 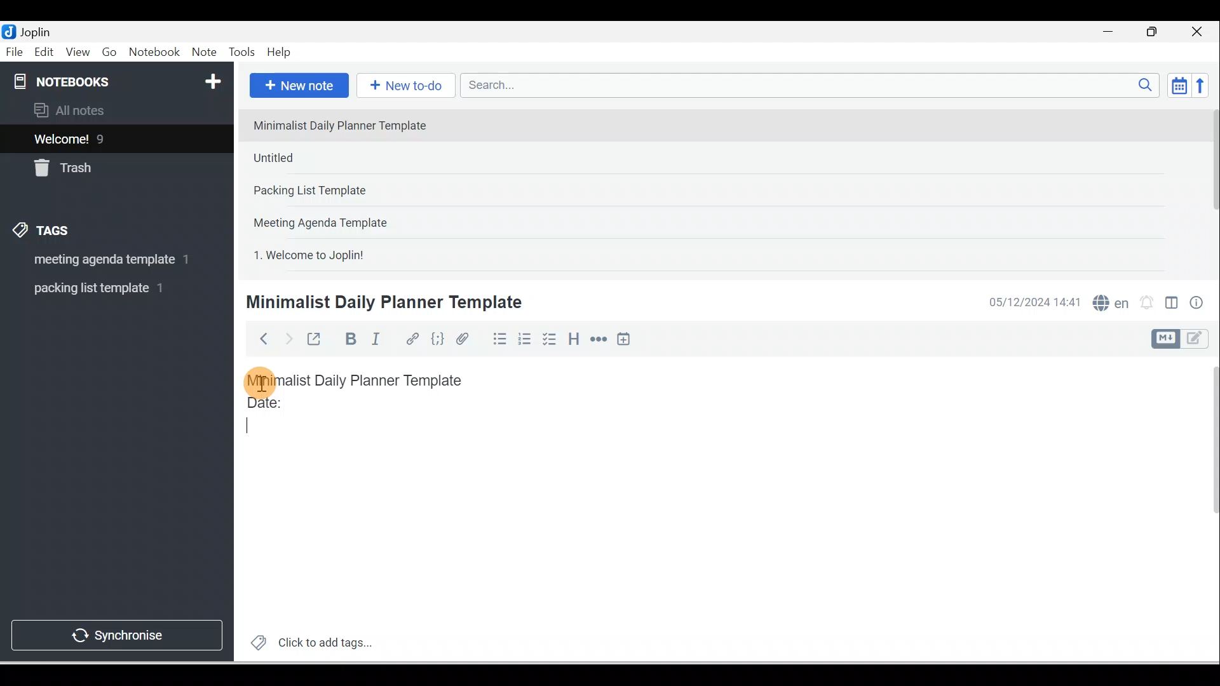 I want to click on Synchronise, so click(x=116, y=633).